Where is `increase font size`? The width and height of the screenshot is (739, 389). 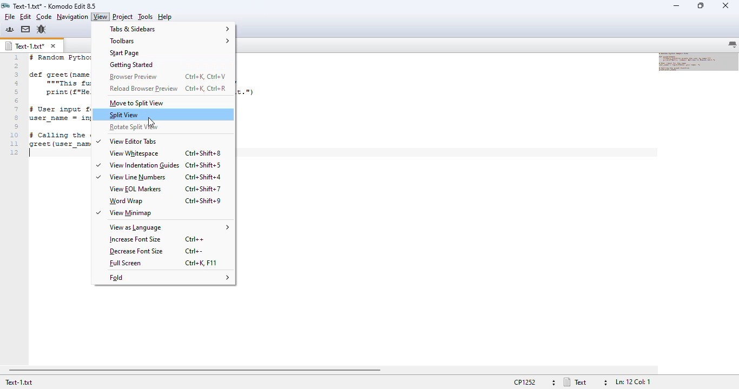 increase font size is located at coordinates (136, 239).